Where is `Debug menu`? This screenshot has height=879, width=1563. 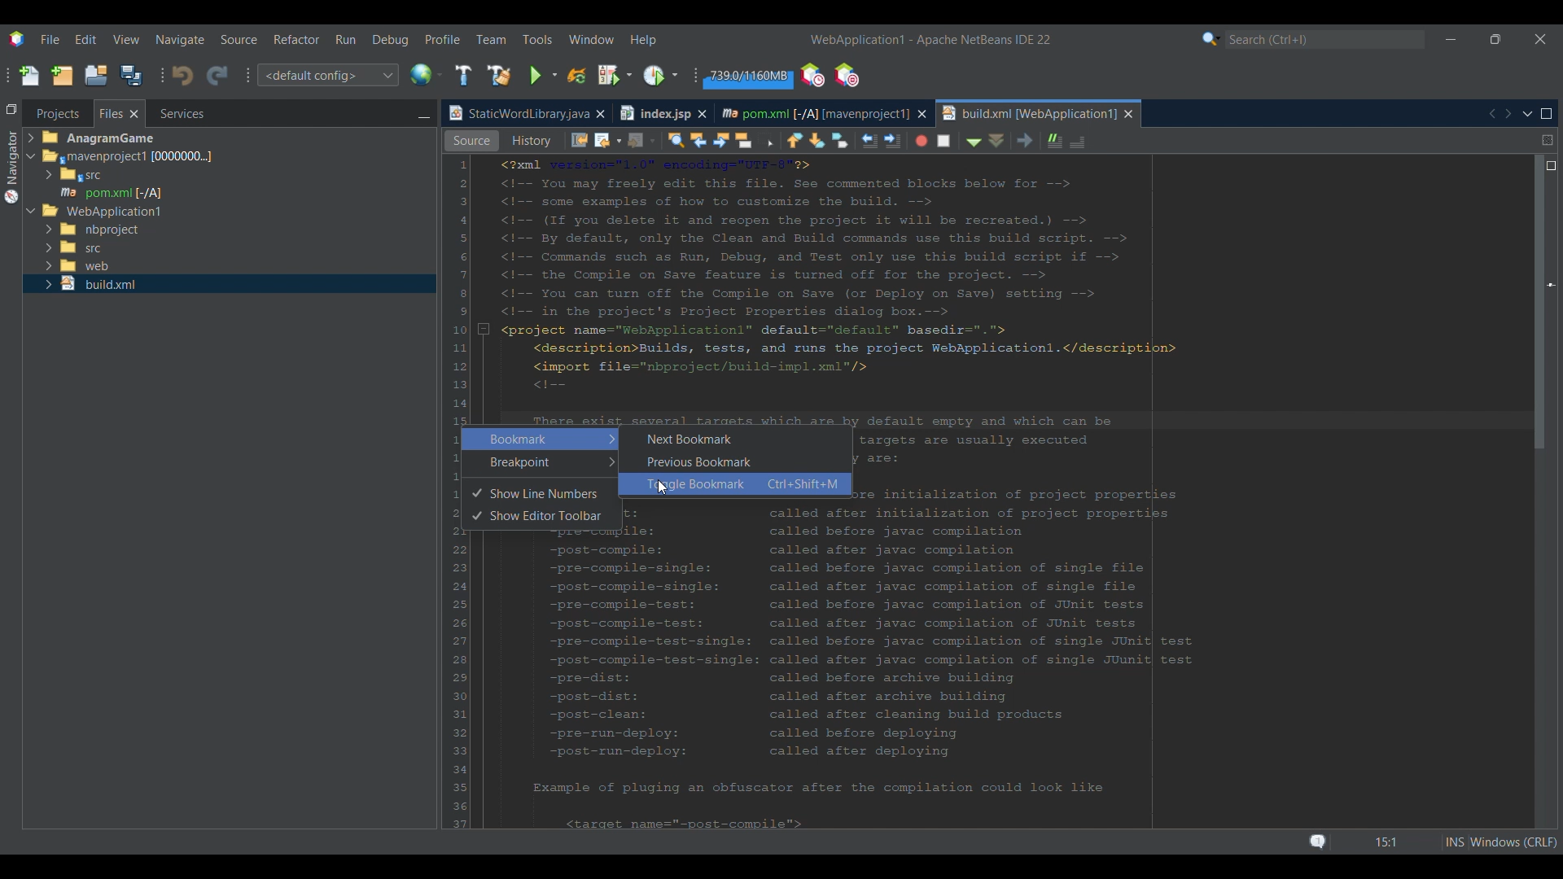 Debug menu is located at coordinates (391, 40).